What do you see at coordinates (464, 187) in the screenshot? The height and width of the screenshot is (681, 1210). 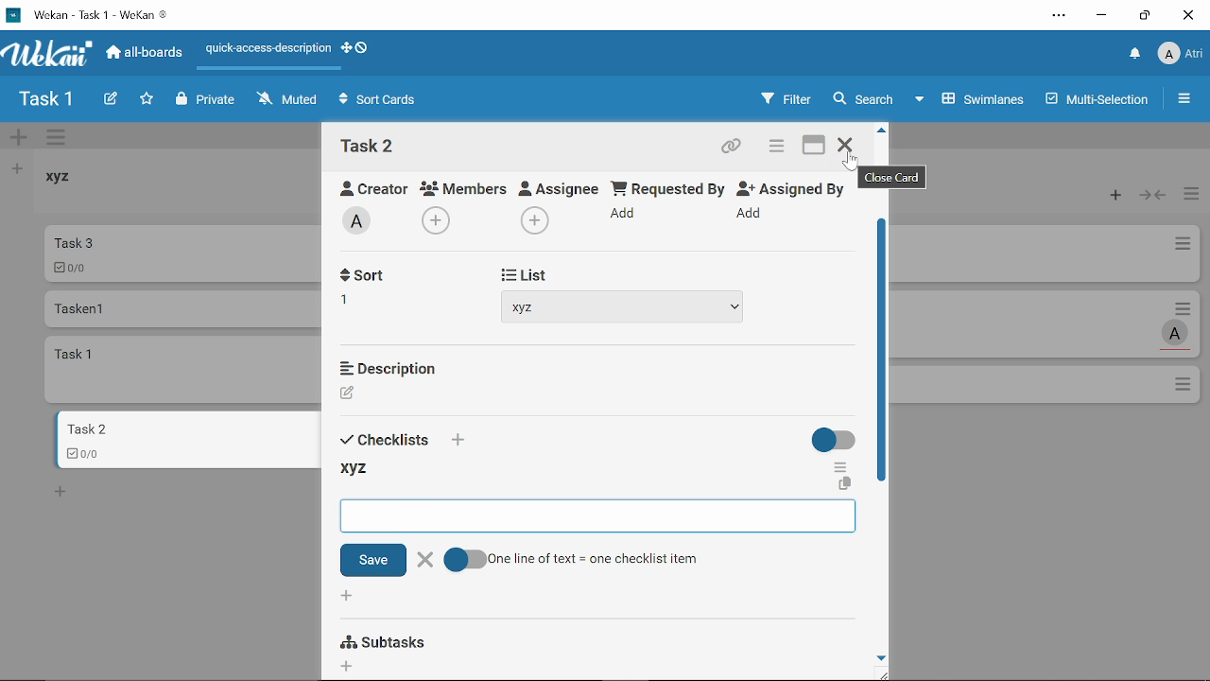 I see `Members` at bounding box center [464, 187].